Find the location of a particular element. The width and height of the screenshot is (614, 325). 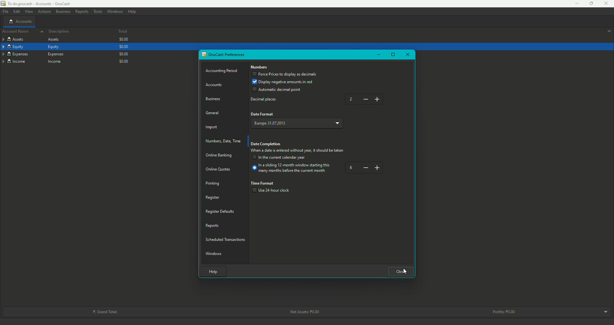

Accounts is located at coordinates (216, 85).